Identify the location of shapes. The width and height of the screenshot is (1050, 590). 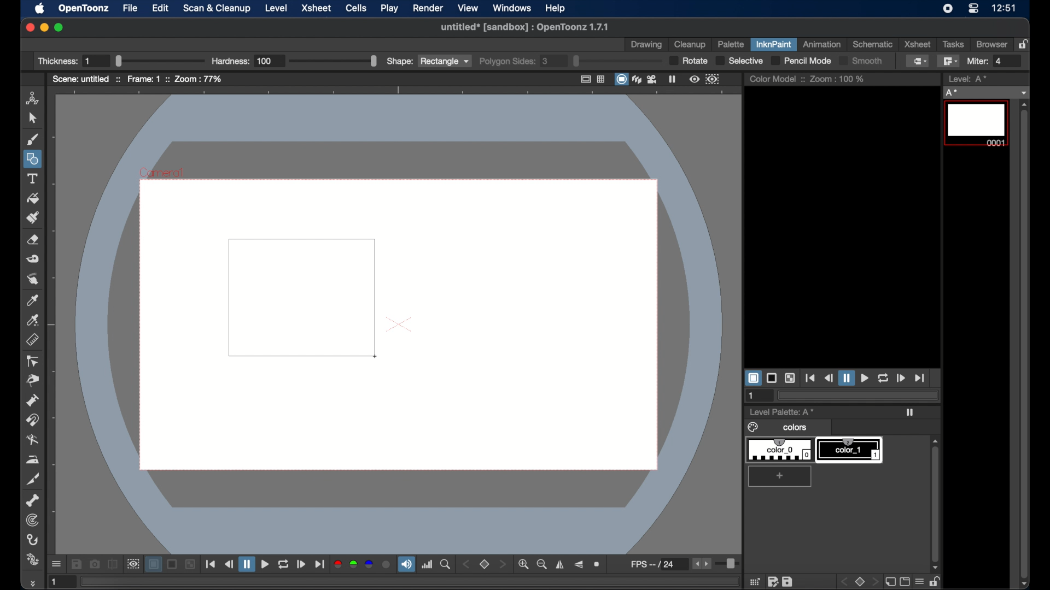
(33, 160).